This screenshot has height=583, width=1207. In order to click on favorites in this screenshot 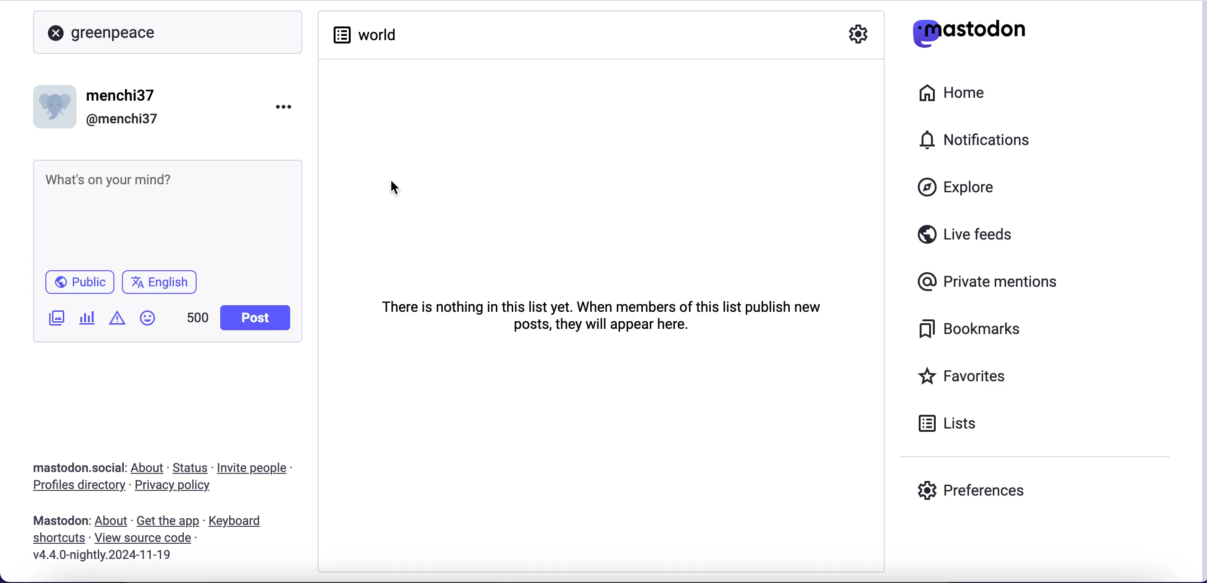, I will do `click(965, 377)`.